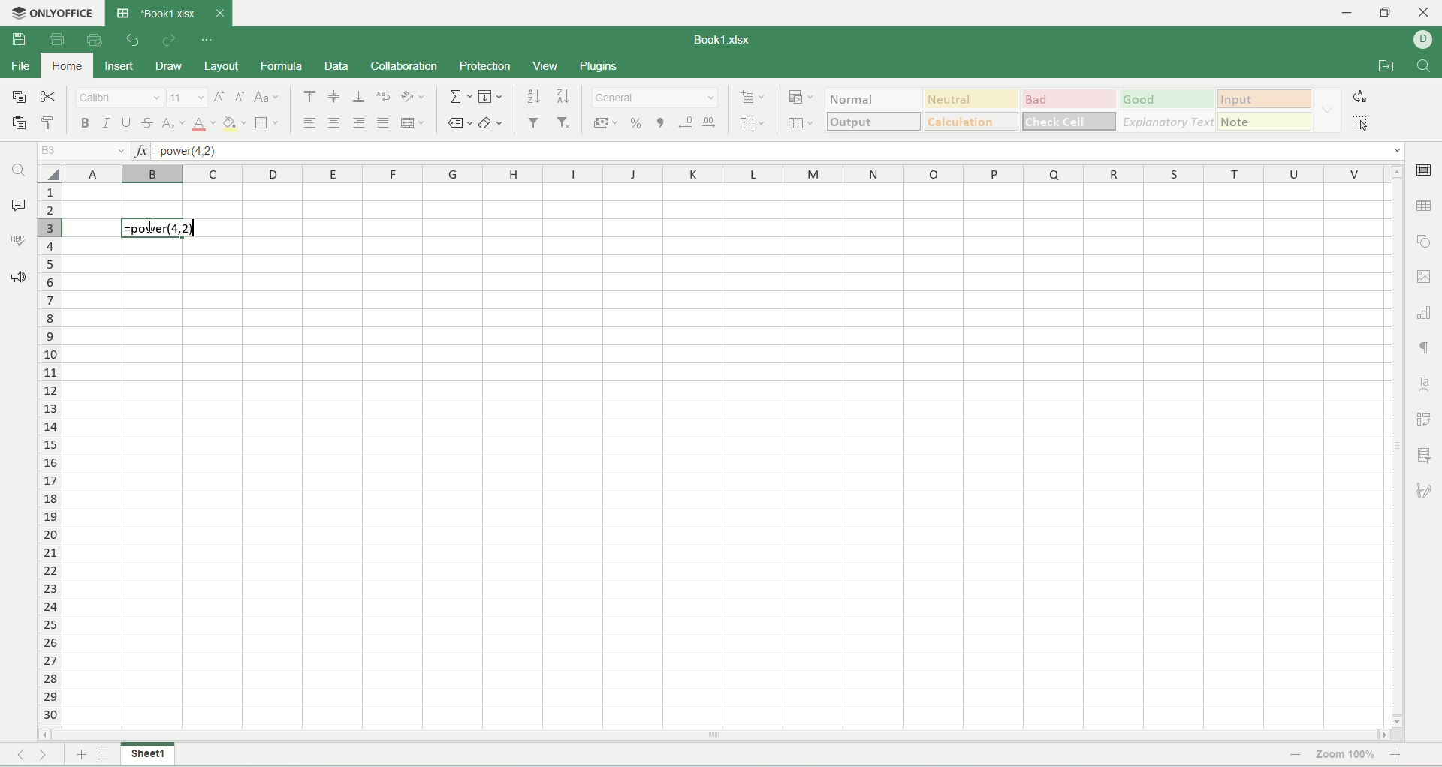 This screenshot has height=767, width=1442. What do you see at coordinates (724, 176) in the screenshot?
I see `column name` at bounding box center [724, 176].